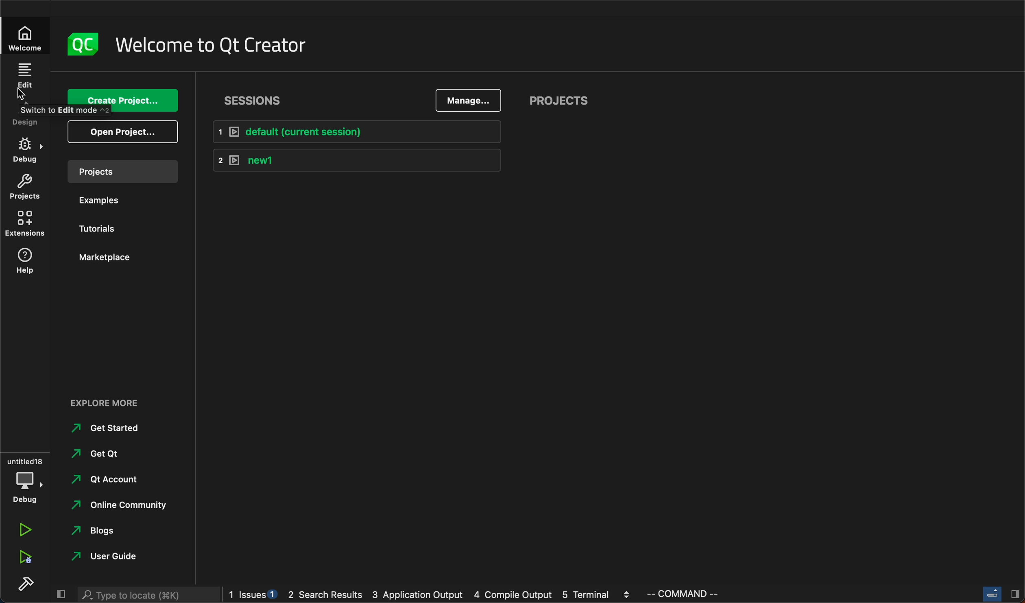 The height and width of the screenshot is (603, 1025). What do you see at coordinates (27, 559) in the screenshot?
I see `run debug` at bounding box center [27, 559].